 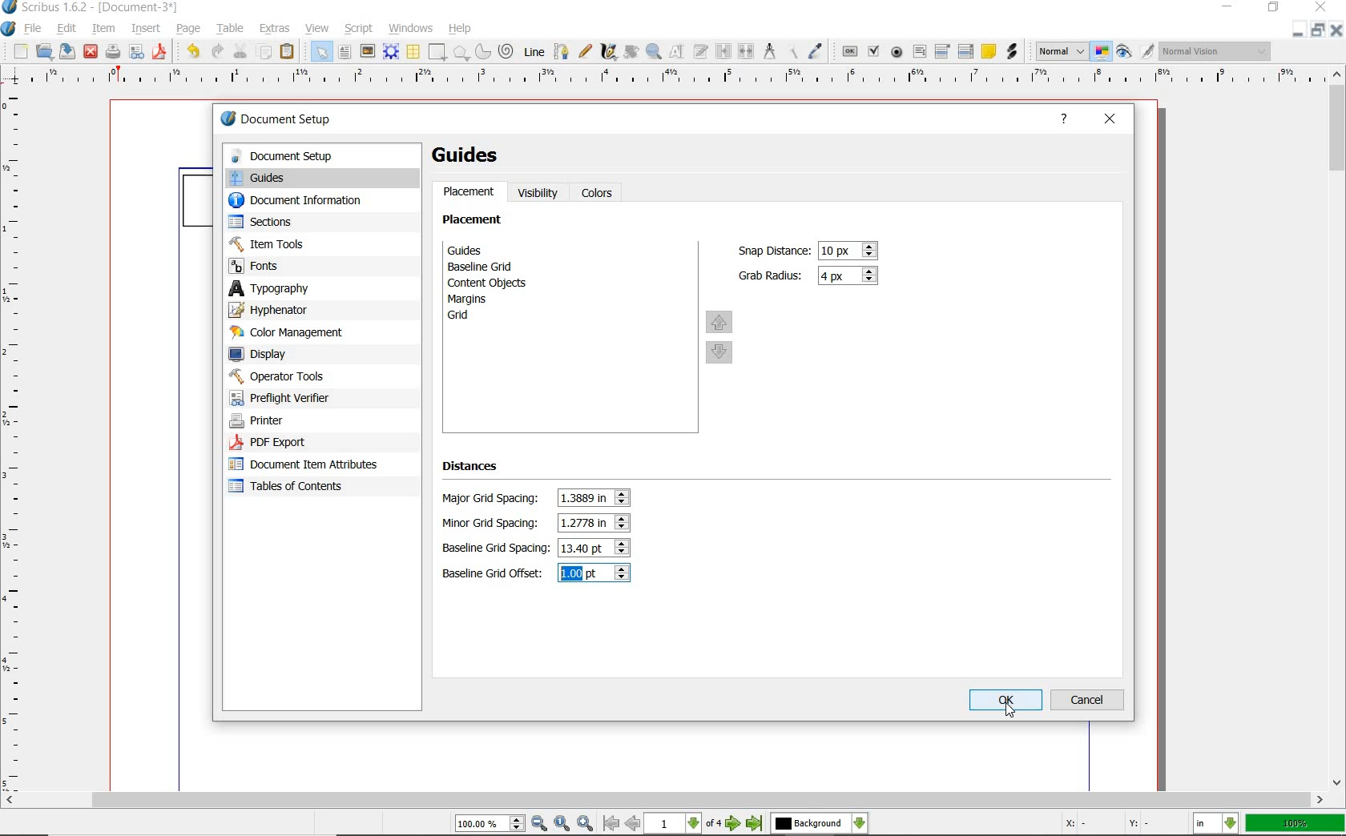 What do you see at coordinates (599, 194) in the screenshot?
I see `colors` at bounding box center [599, 194].